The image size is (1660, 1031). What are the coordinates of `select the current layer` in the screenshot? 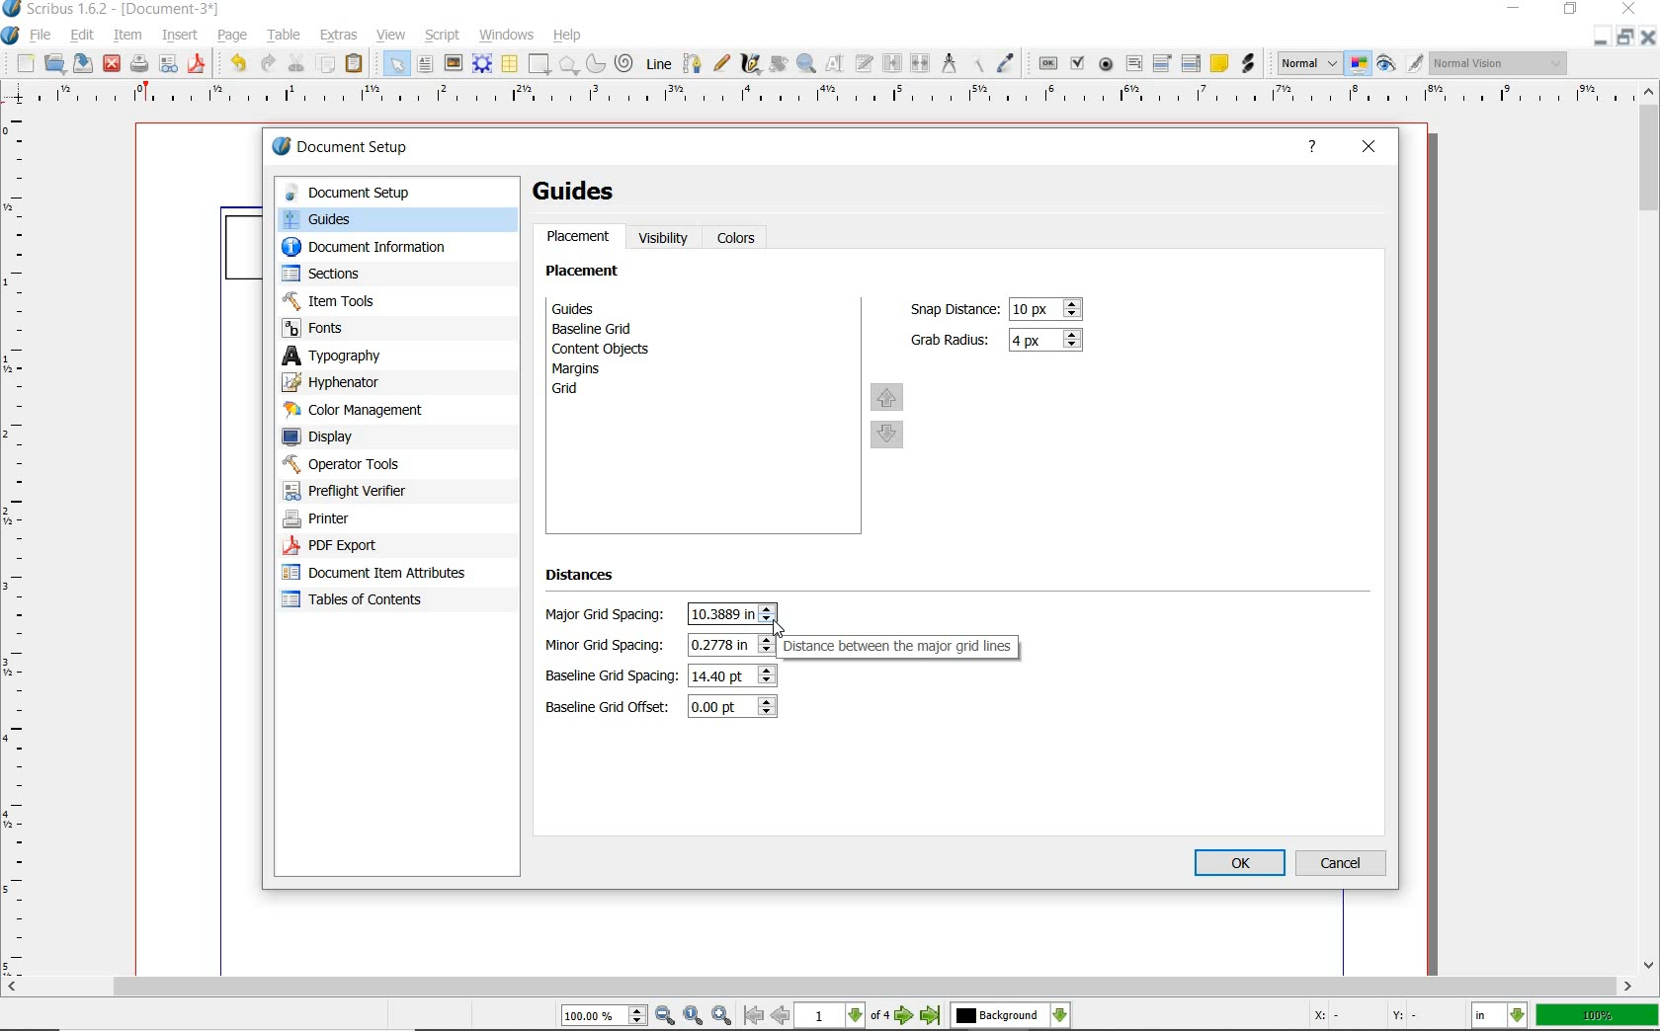 It's located at (1011, 1016).